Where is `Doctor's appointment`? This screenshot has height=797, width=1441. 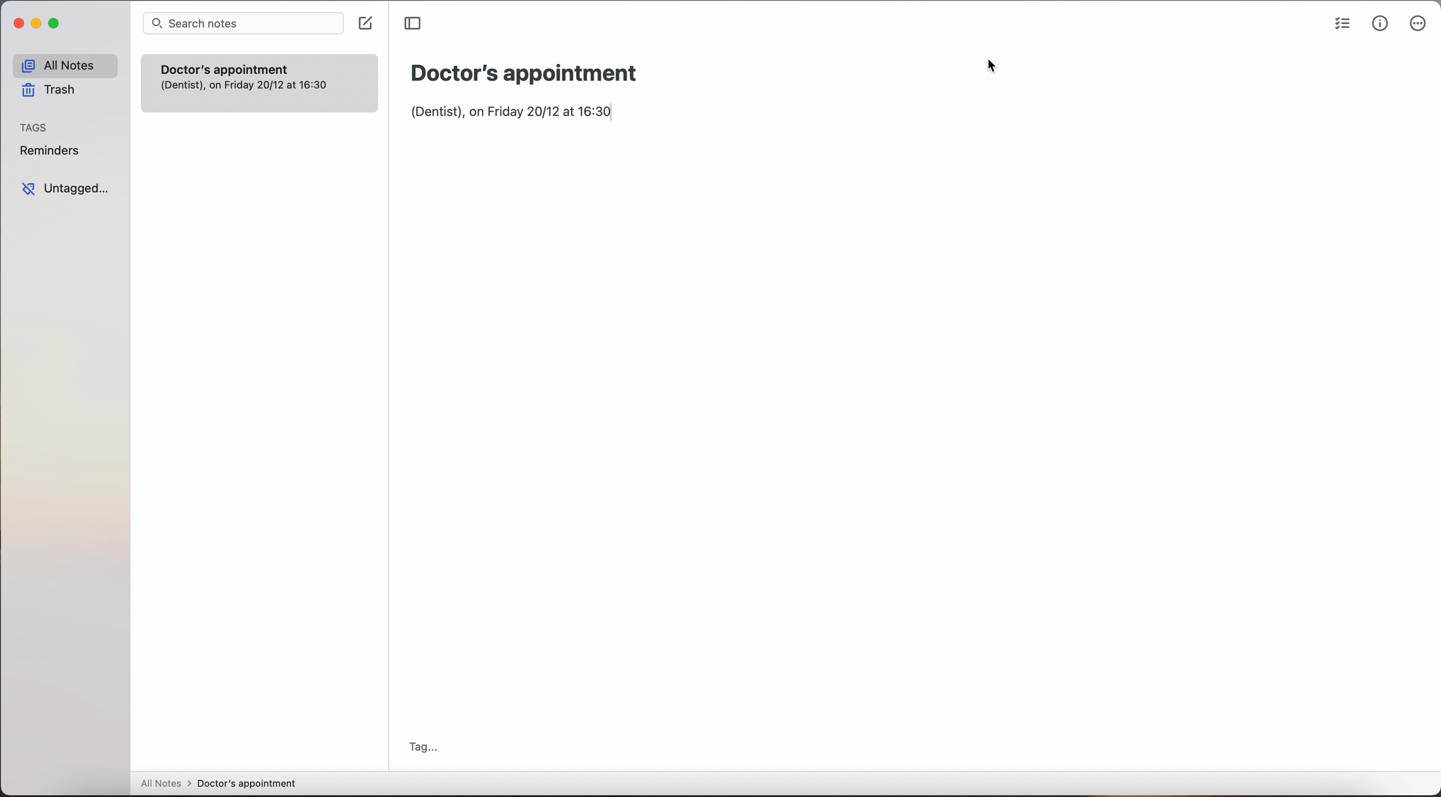
Doctor's appointment is located at coordinates (260, 65).